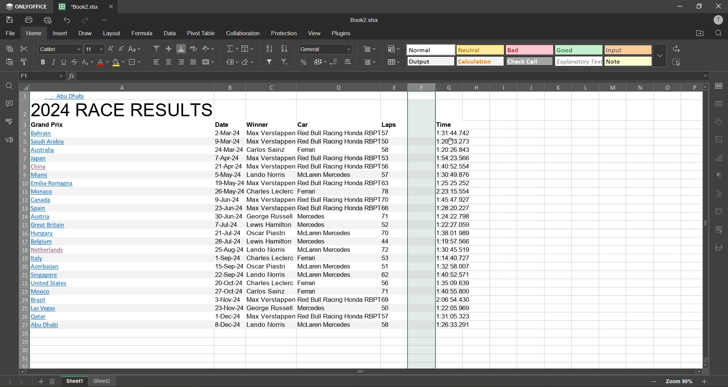  What do you see at coordinates (6, 102) in the screenshot?
I see `comments` at bounding box center [6, 102].